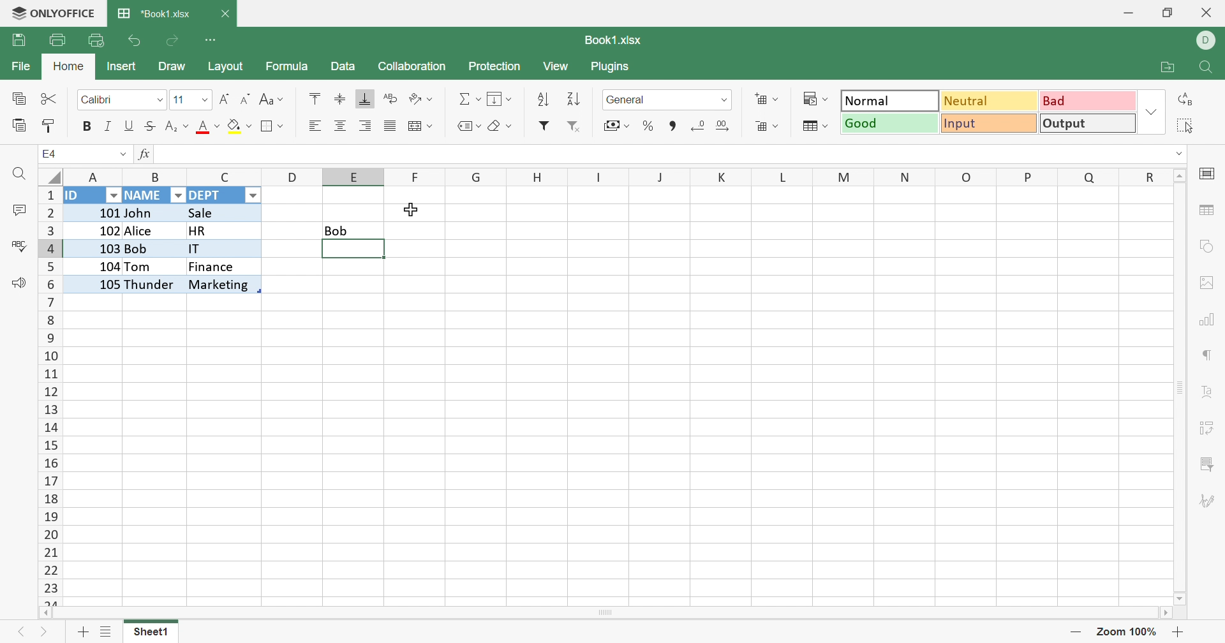 Image resolution: width=1225 pixels, height=643 pixels. What do you see at coordinates (288, 66) in the screenshot?
I see `Formula` at bounding box center [288, 66].